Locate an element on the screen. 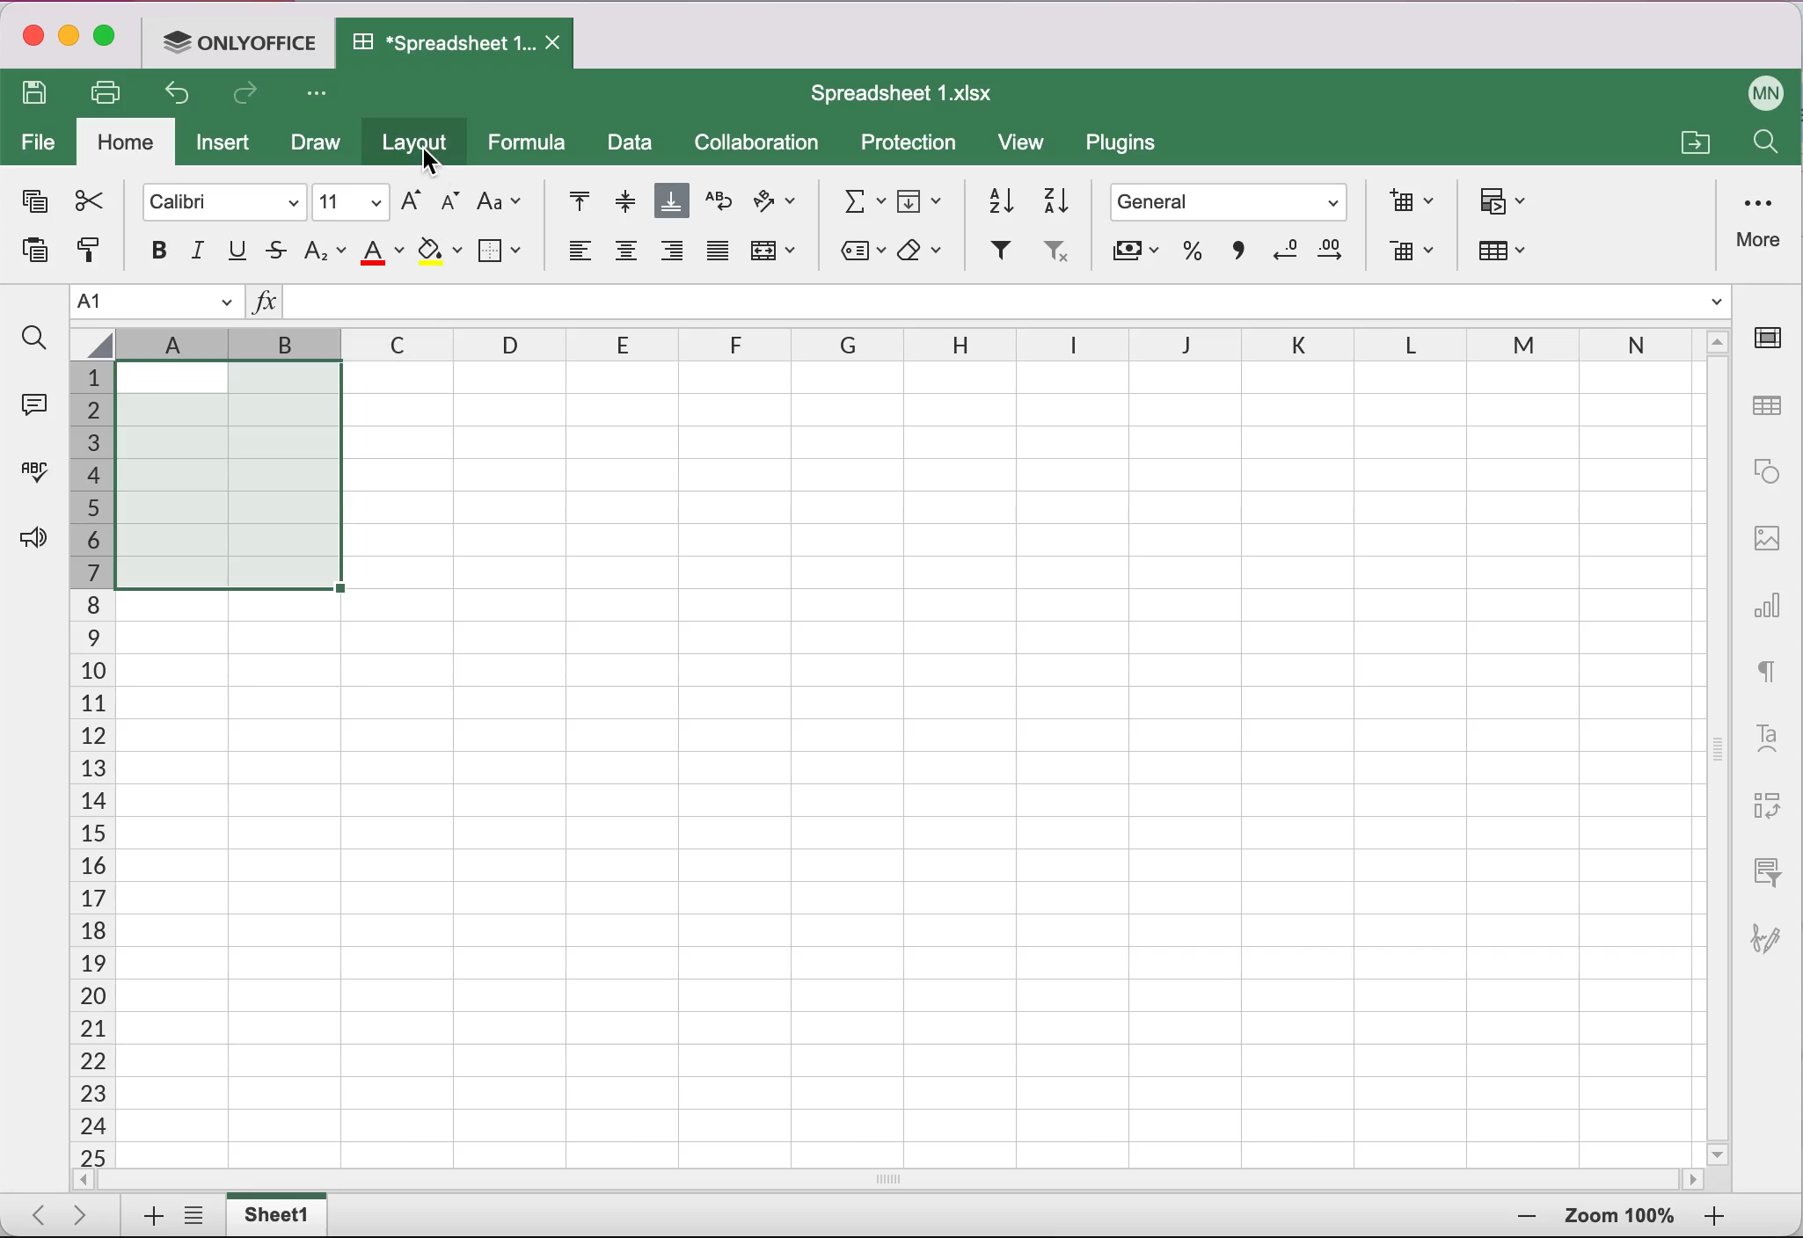  undo is located at coordinates (183, 98).